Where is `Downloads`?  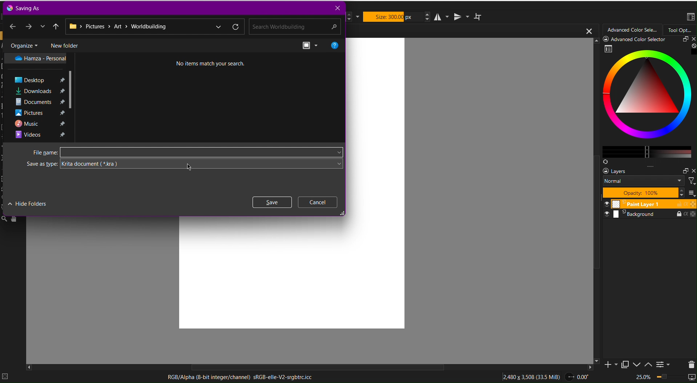
Downloads is located at coordinates (33, 90).